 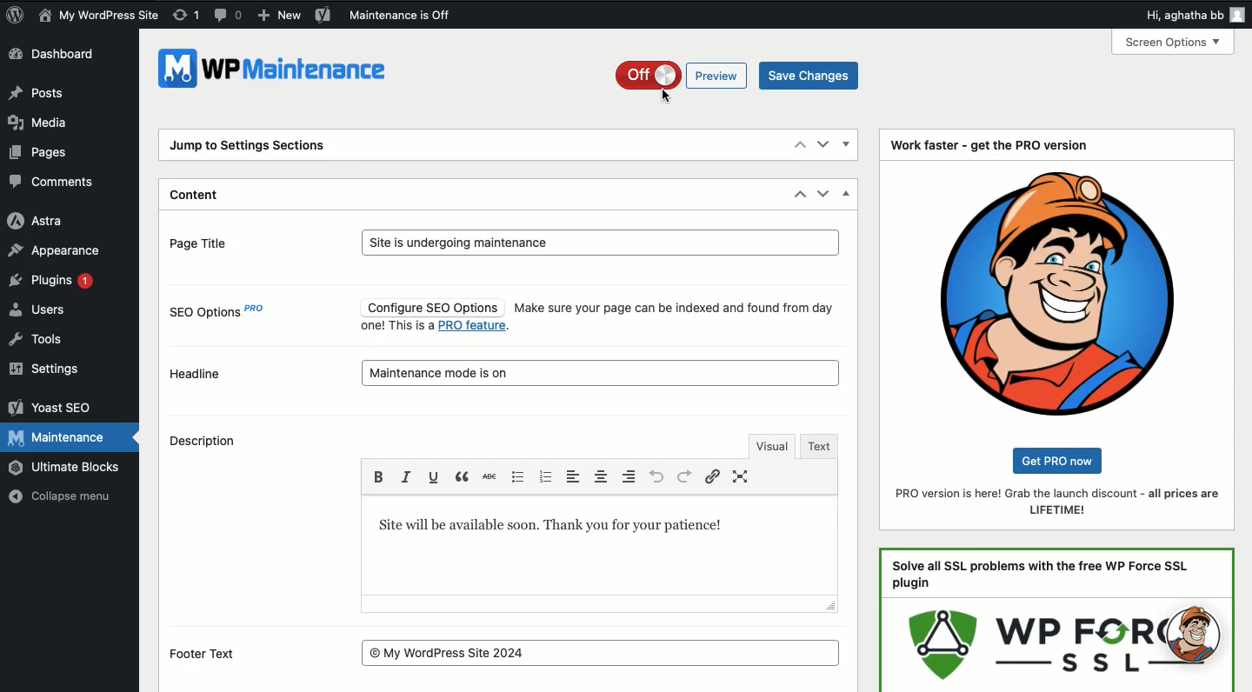 What do you see at coordinates (406, 15) in the screenshot?
I see `Maintenance is off` at bounding box center [406, 15].